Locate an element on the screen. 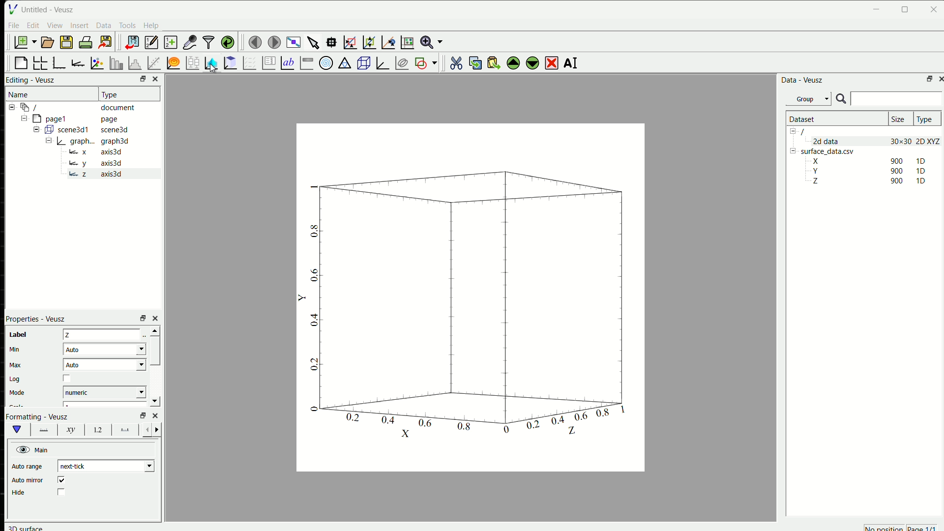 The height and width of the screenshot is (531, 944). Dataset is located at coordinates (803, 119).